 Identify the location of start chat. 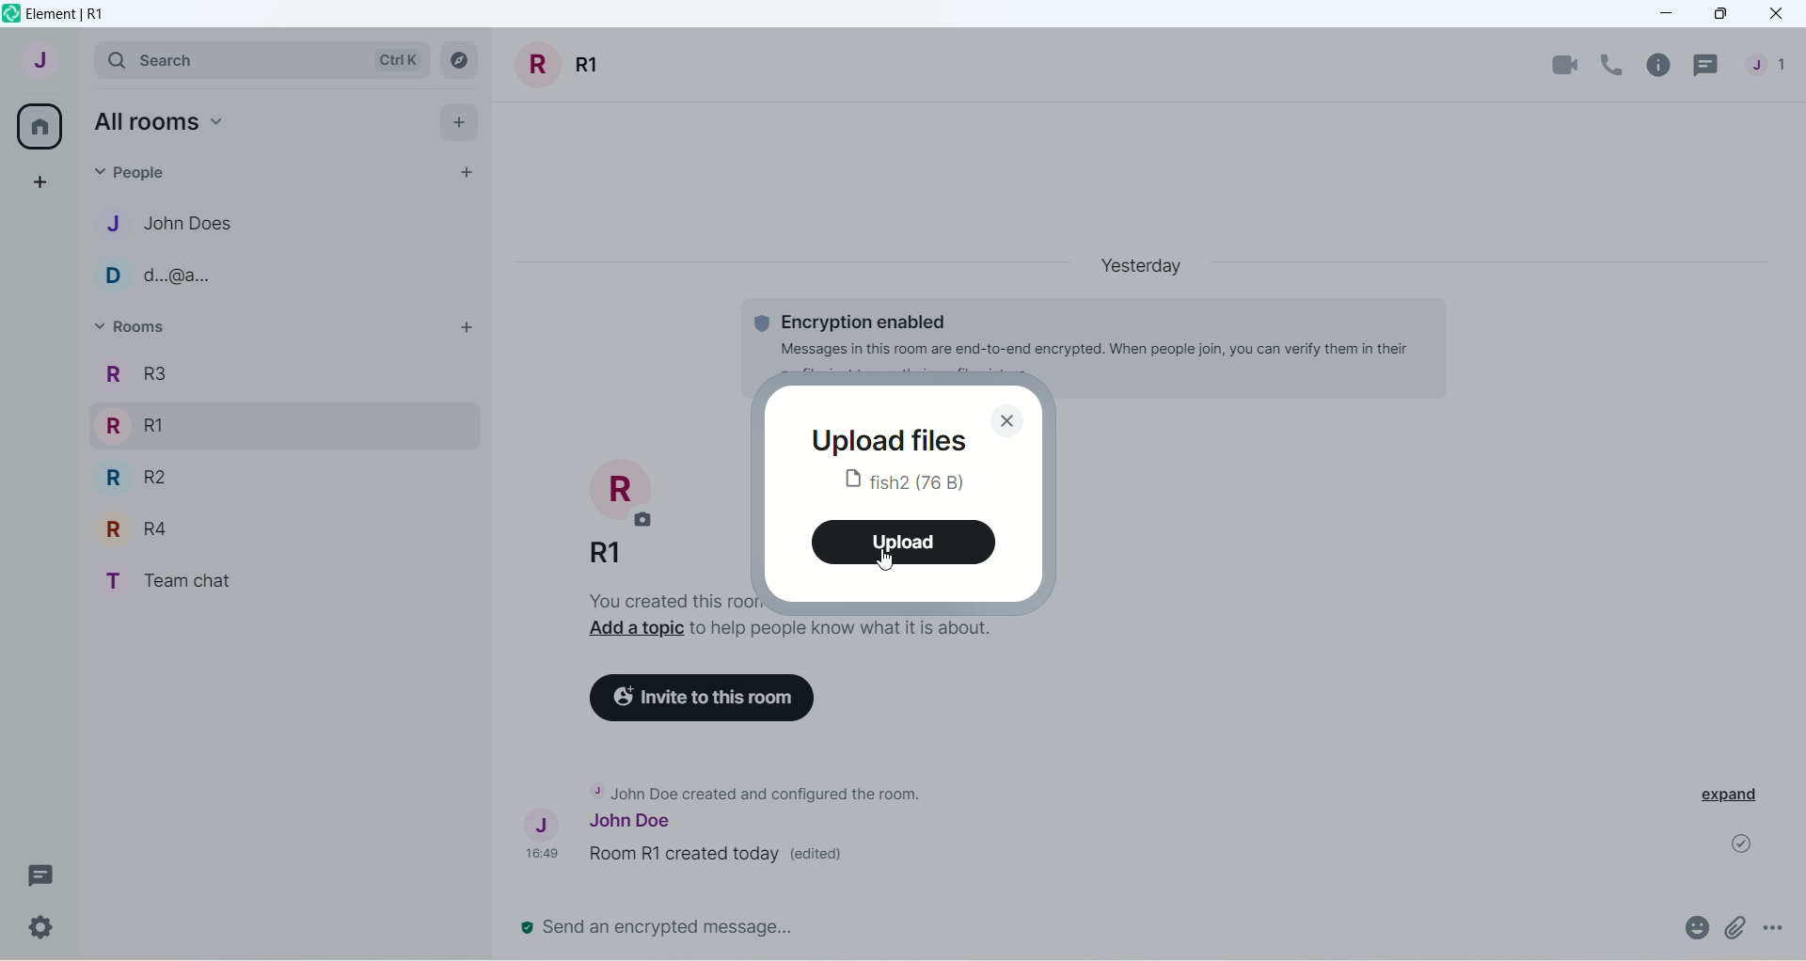
(469, 171).